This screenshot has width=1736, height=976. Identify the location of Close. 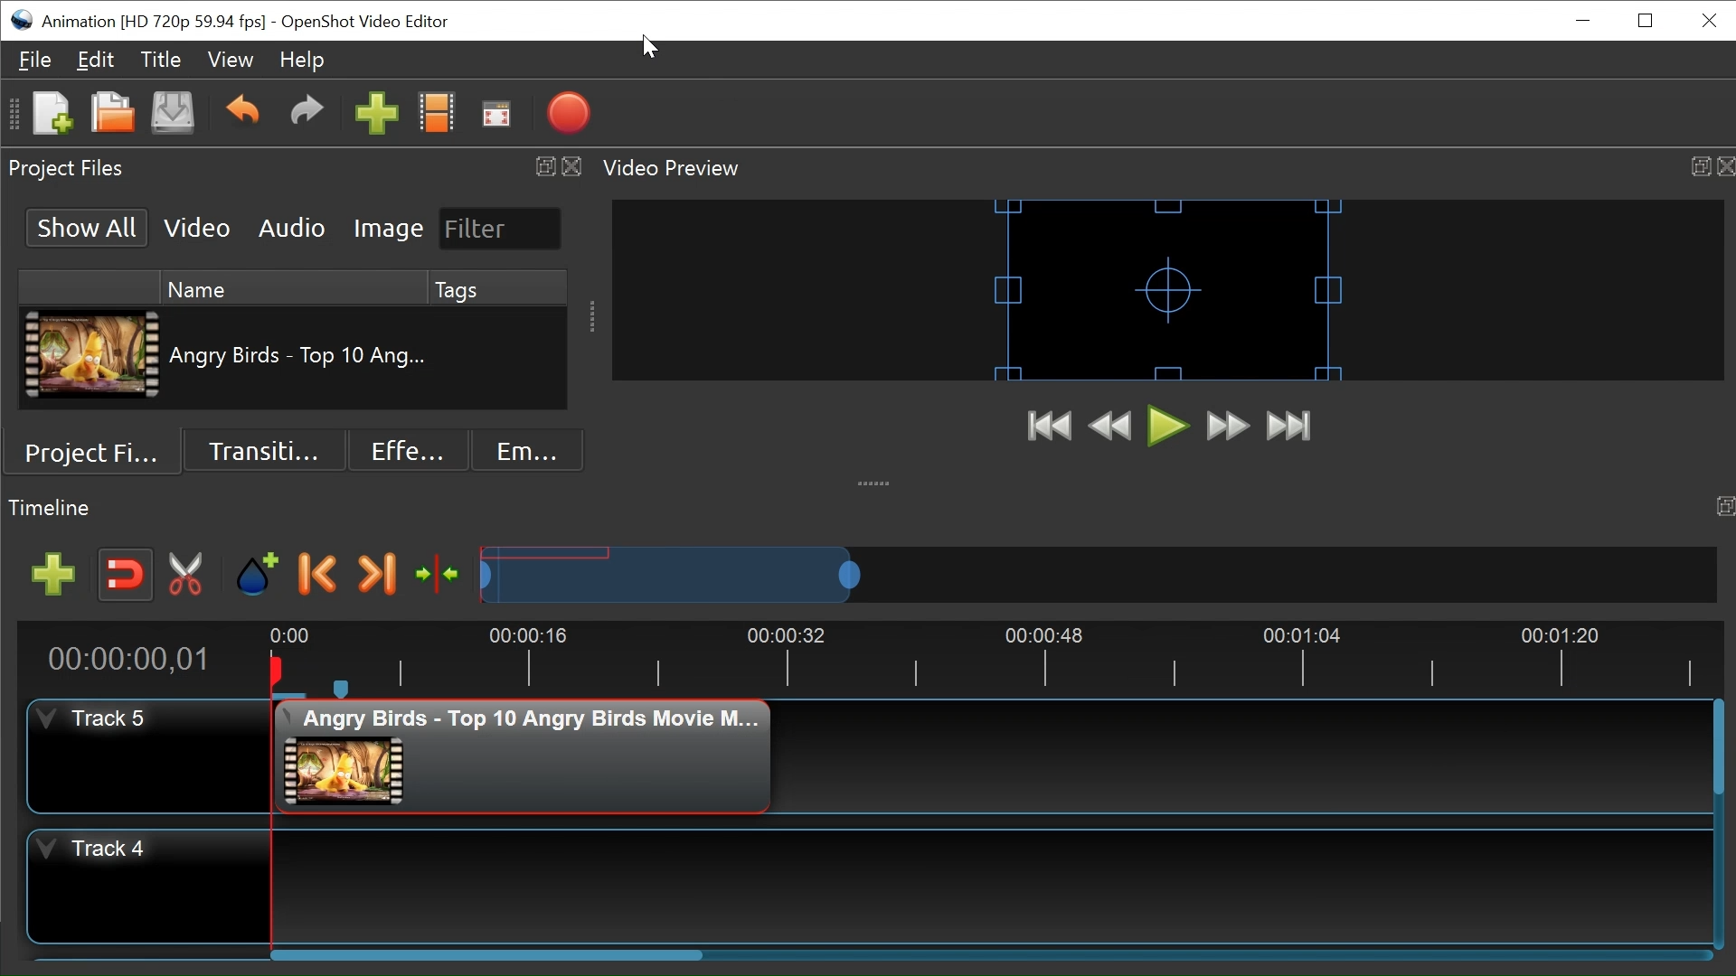
(1707, 19).